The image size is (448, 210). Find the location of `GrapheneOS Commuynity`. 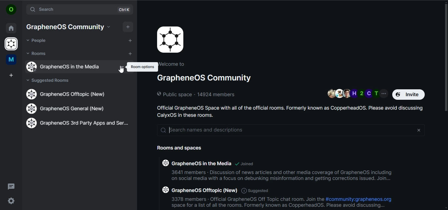

GrapheneOS Commuynity is located at coordinates (65, 27).